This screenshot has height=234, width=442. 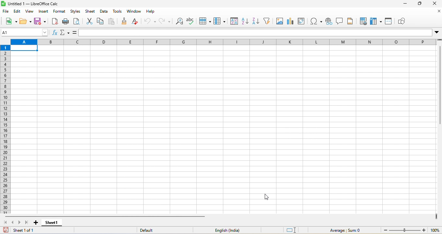 What do you see at coordinates (363, 21) in the screenshot?
I see `print area` at bounding box center [363, 21].